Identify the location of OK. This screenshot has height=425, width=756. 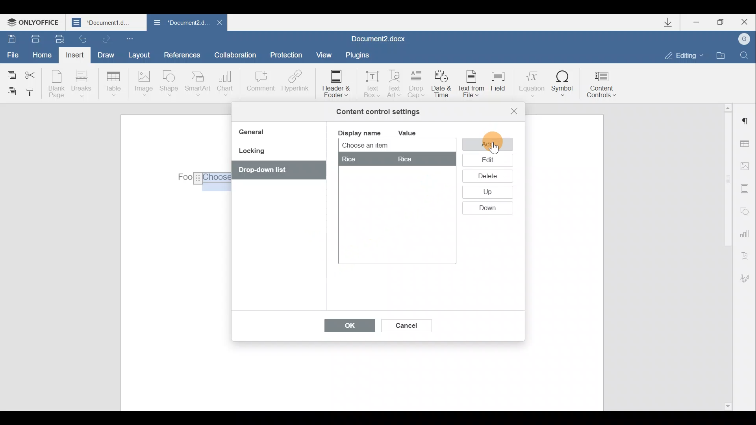
(346, 327).